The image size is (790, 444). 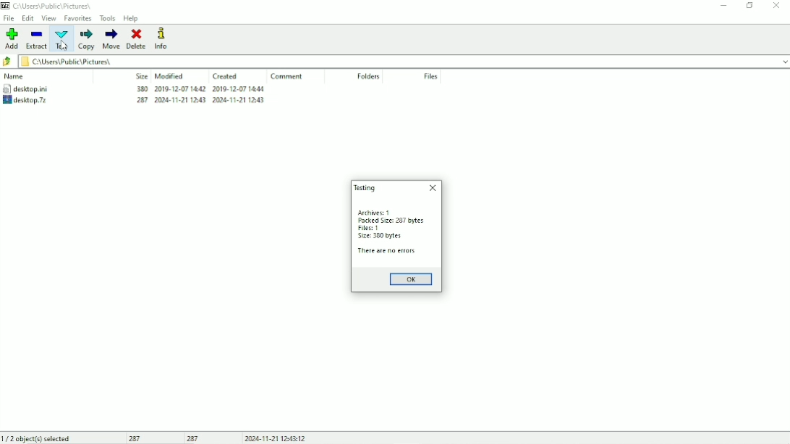 I want to click on Size, so click(x=365, y=237).